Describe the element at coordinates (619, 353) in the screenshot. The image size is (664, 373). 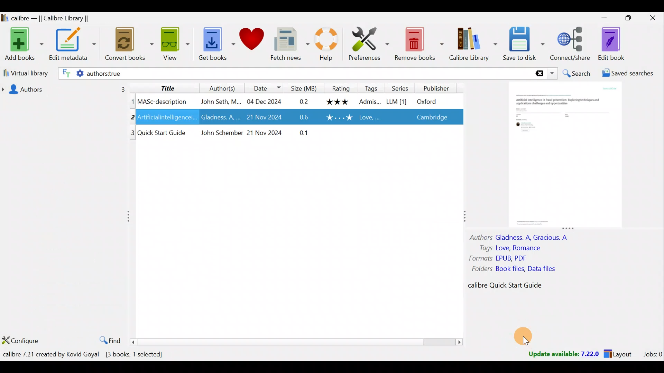
I see `Layout` at that location.